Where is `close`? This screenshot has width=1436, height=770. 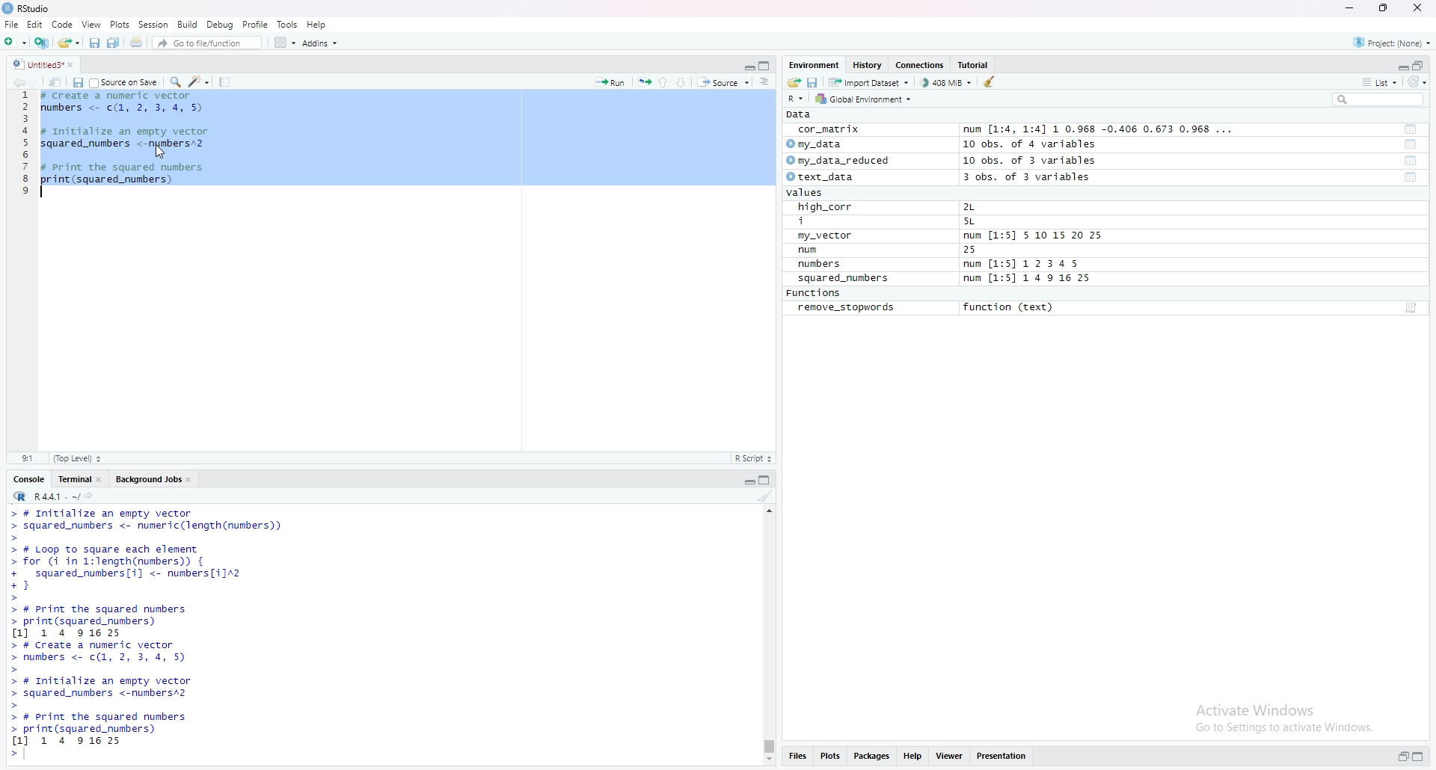
close is located at coordinates (76, 64).